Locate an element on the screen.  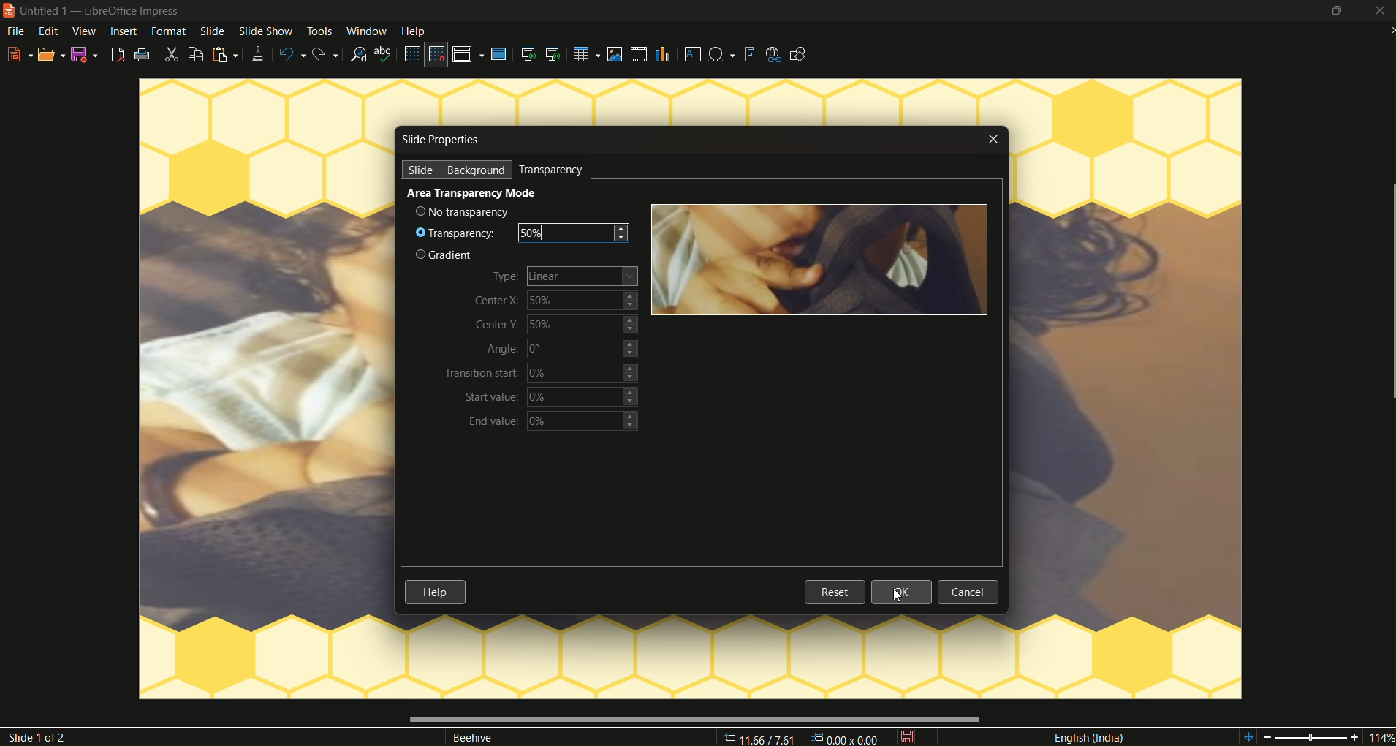
minimize is located at coordinates (1295, 11).